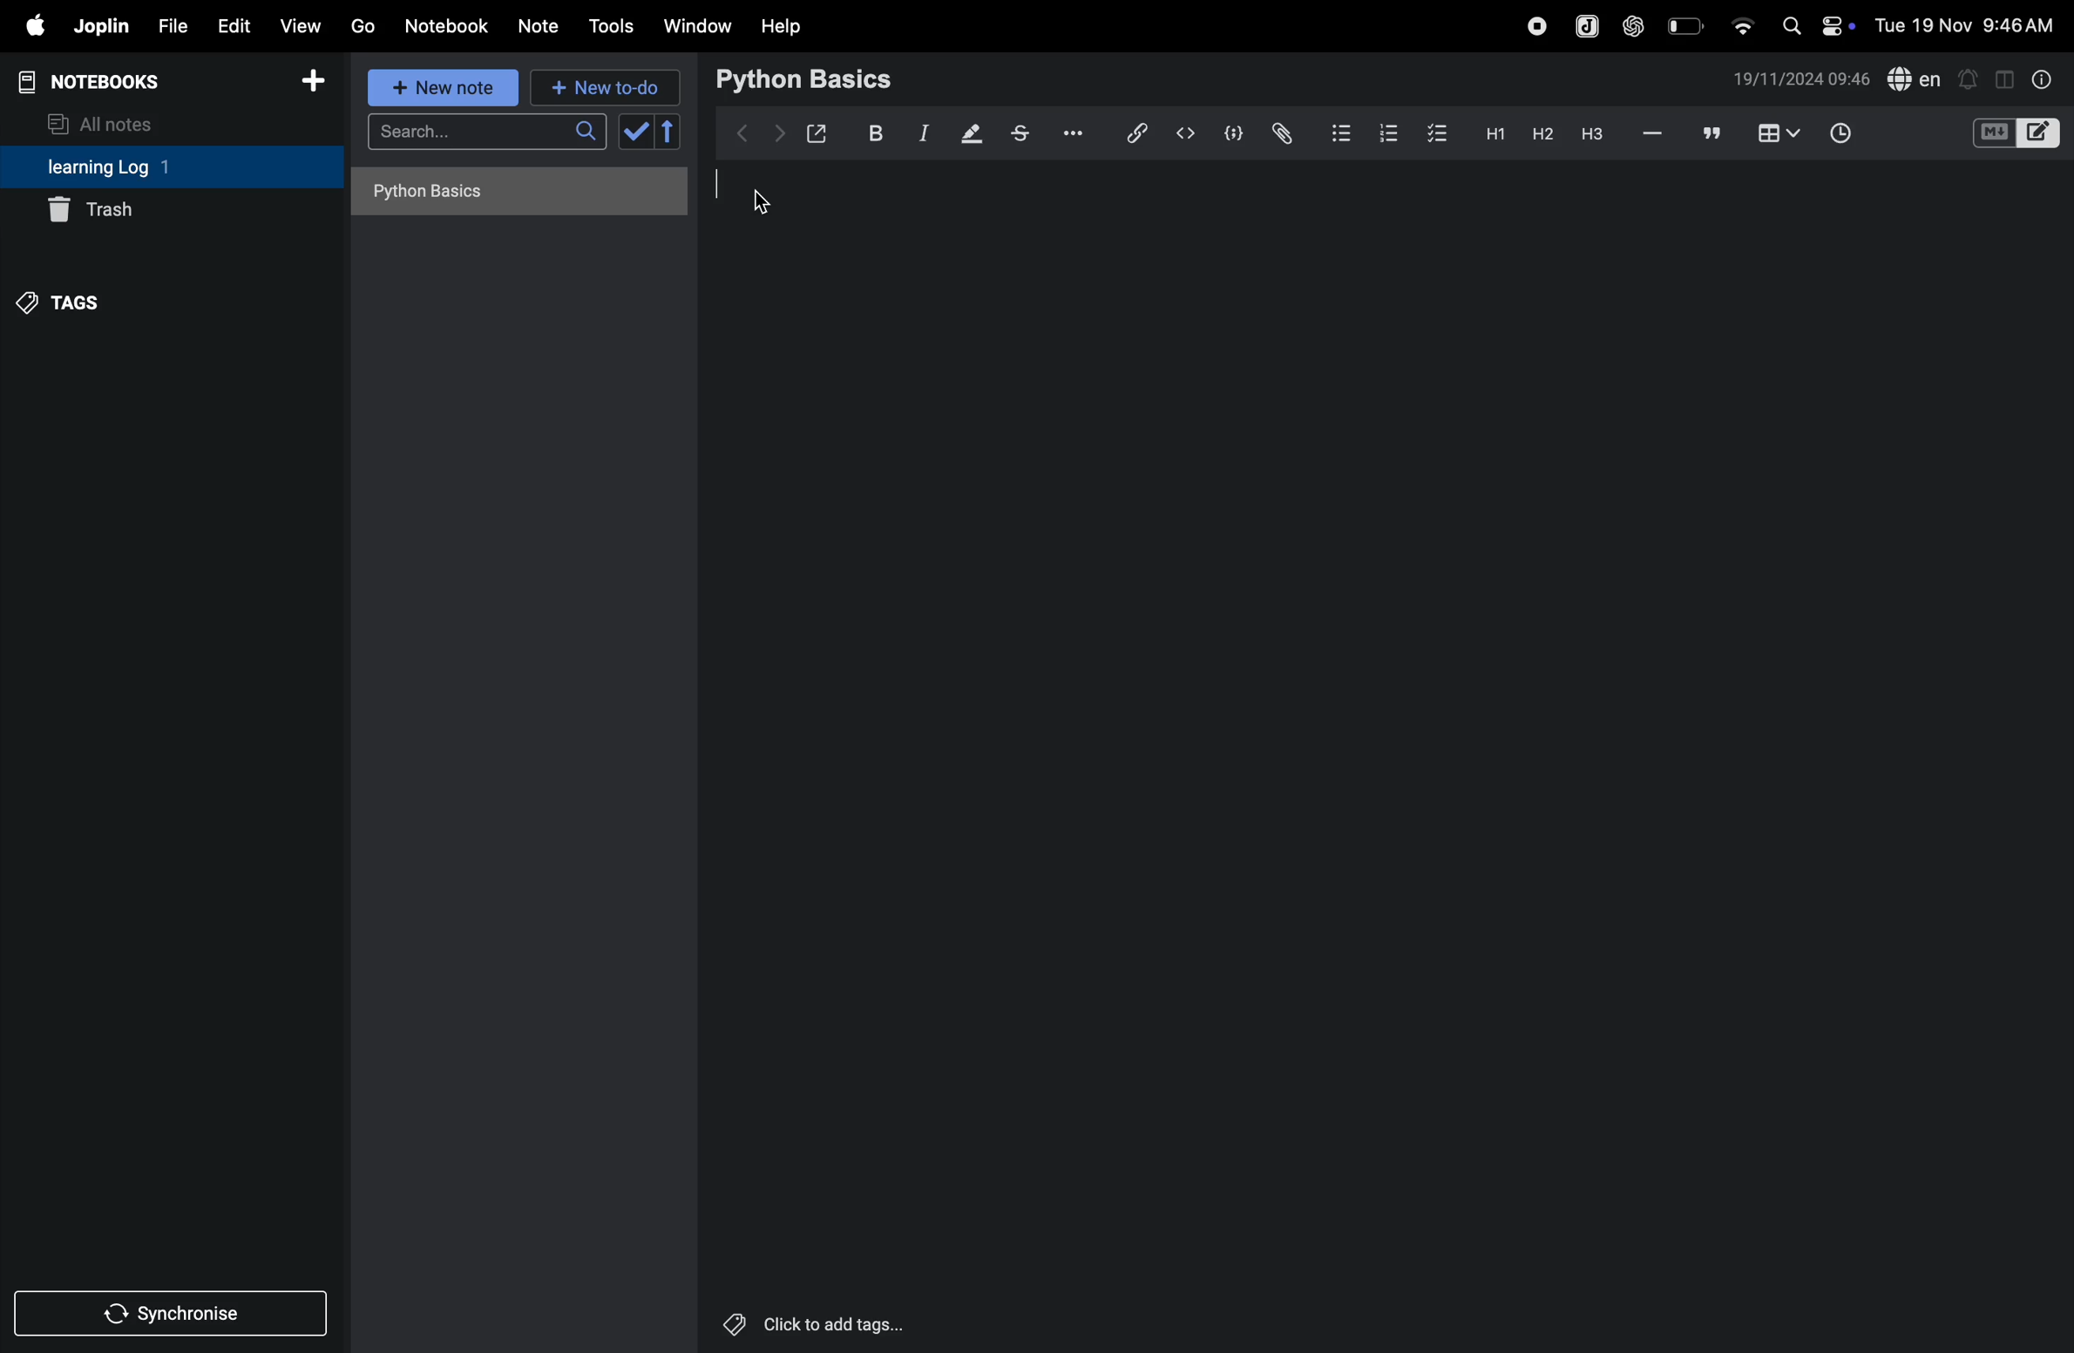  Describe the element at coordinates (438, 87) in the screenshot. I see `new note` at that location.